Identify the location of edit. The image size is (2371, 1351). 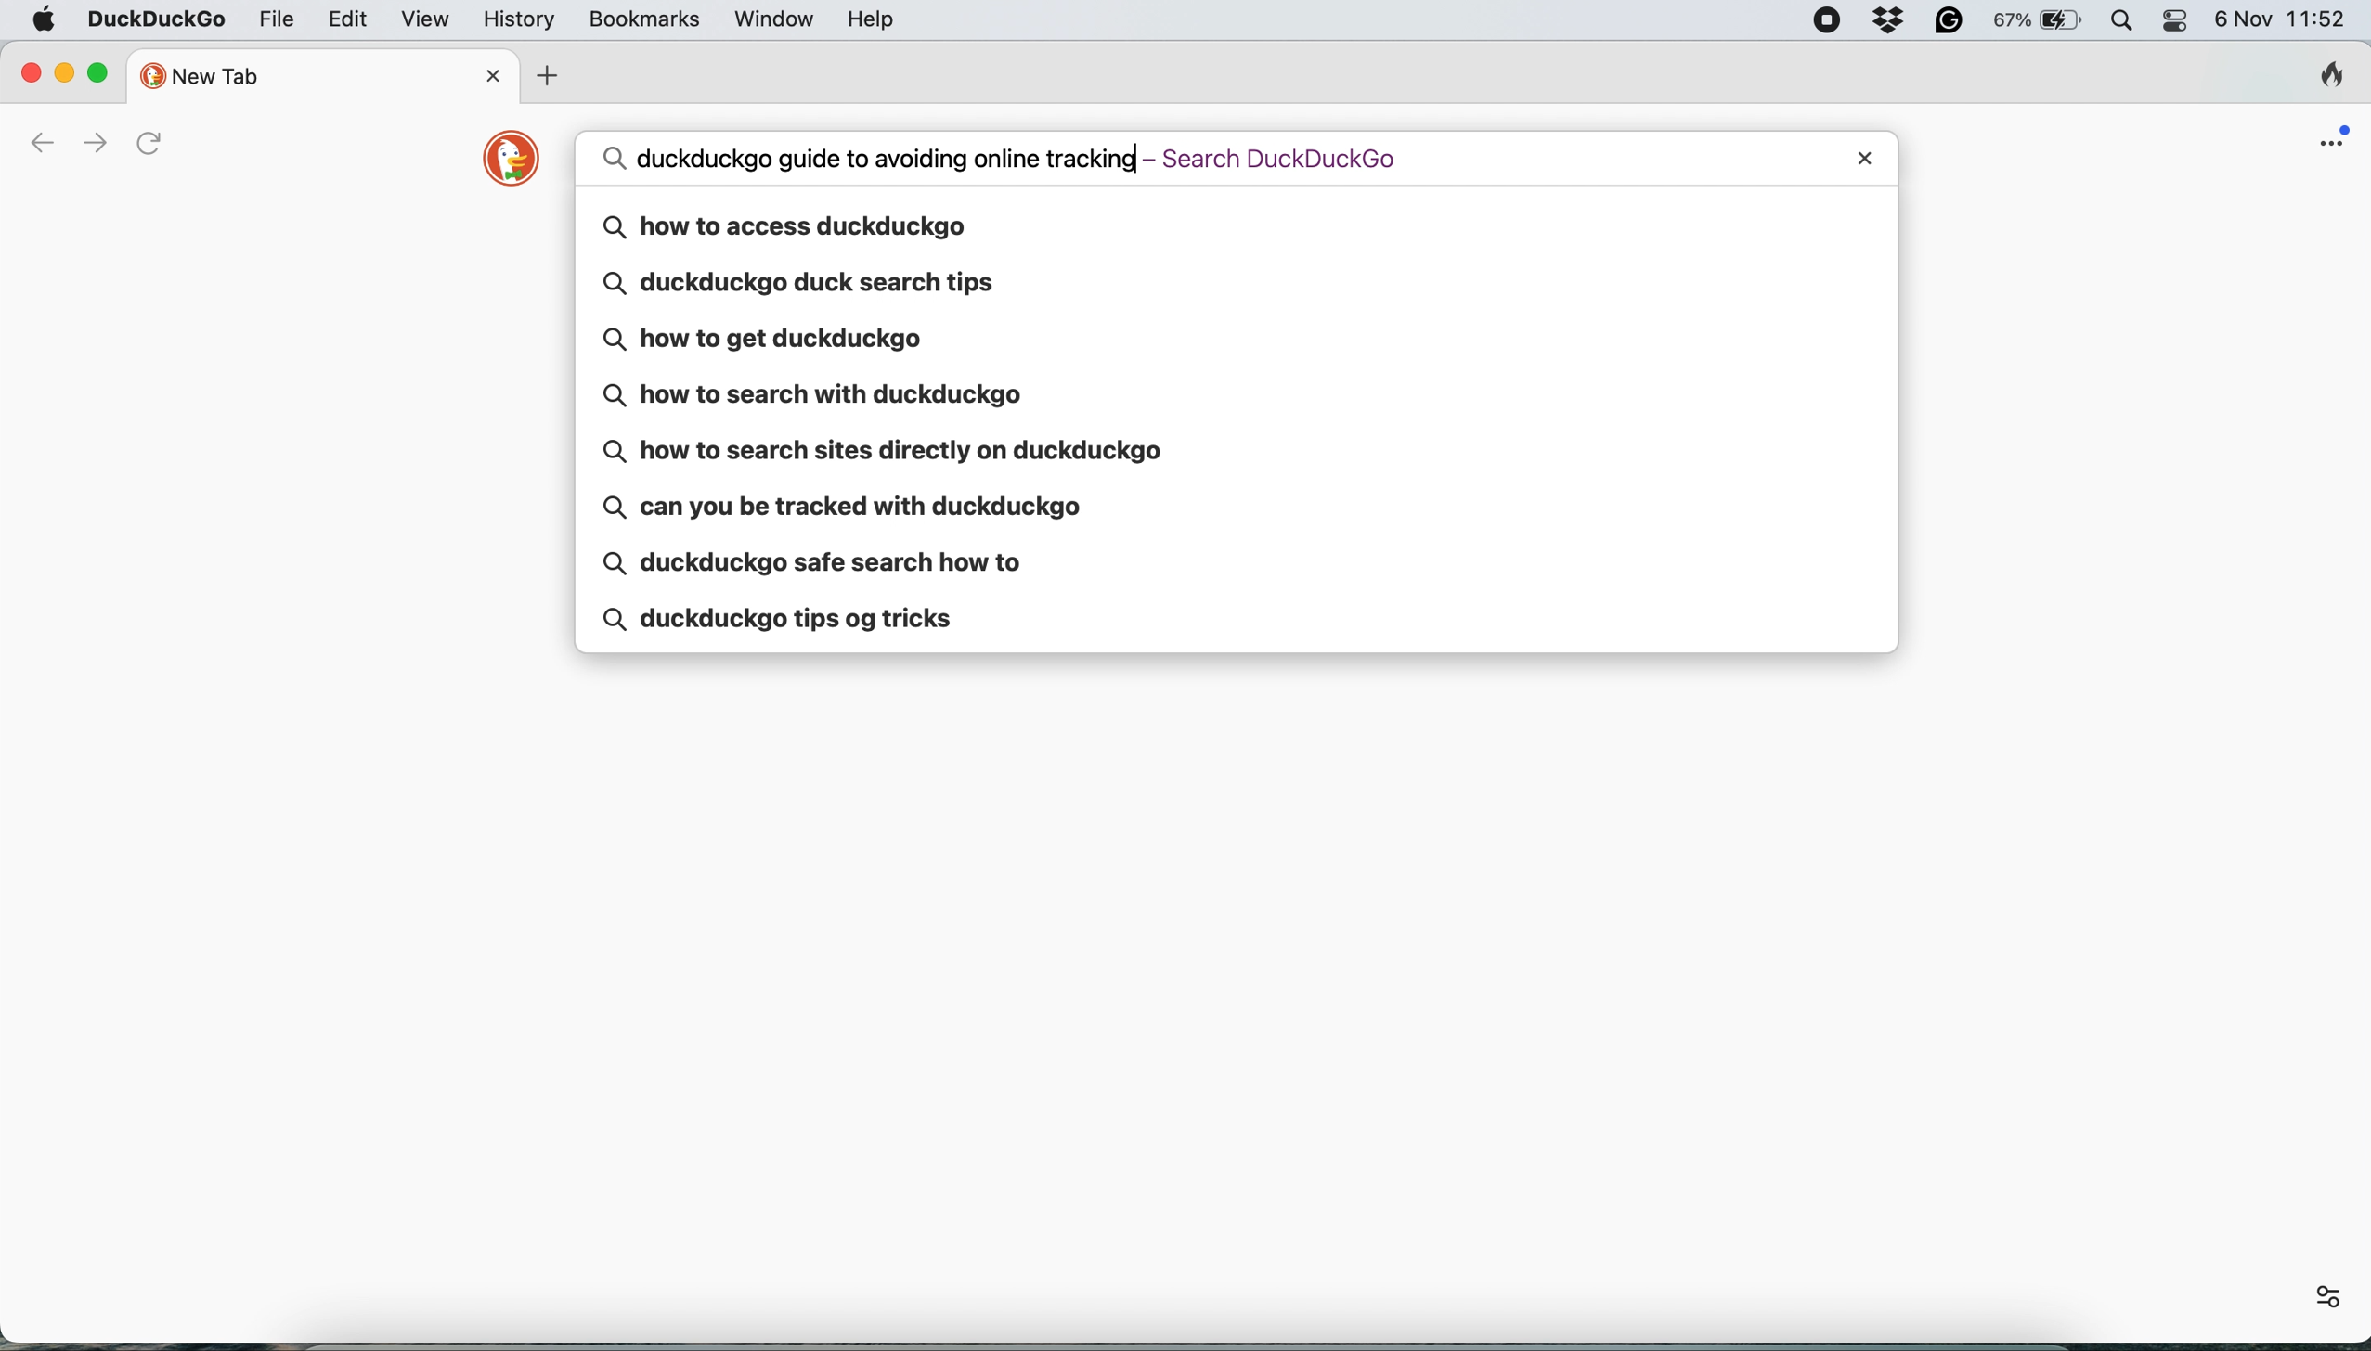
(345, 19).